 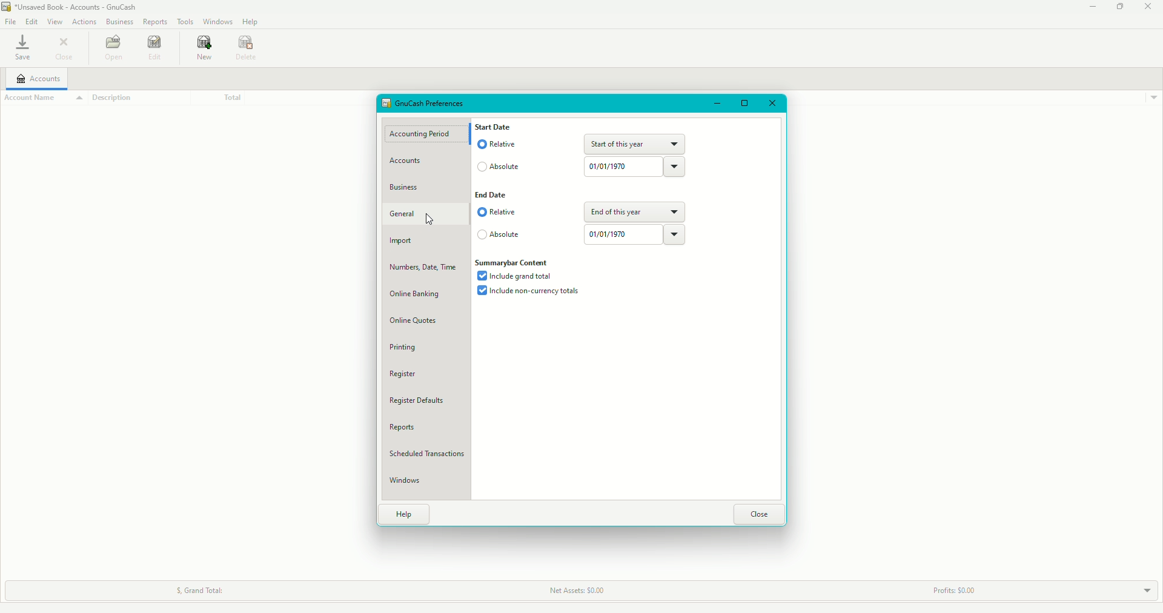 What do you see at coordinates (432, 220) in the screenshot?
I see `cursor` at bounding box center [432, 220].